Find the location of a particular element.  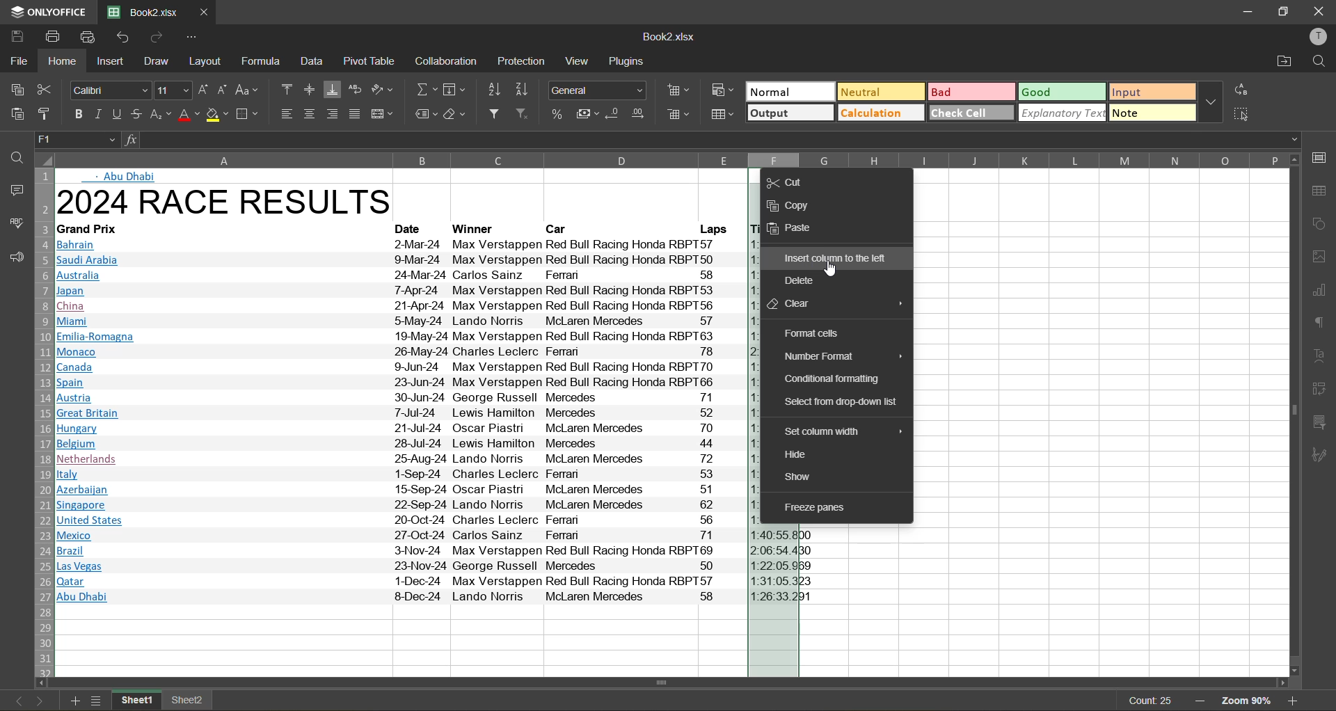

justified is located at coordinates (356, 114).